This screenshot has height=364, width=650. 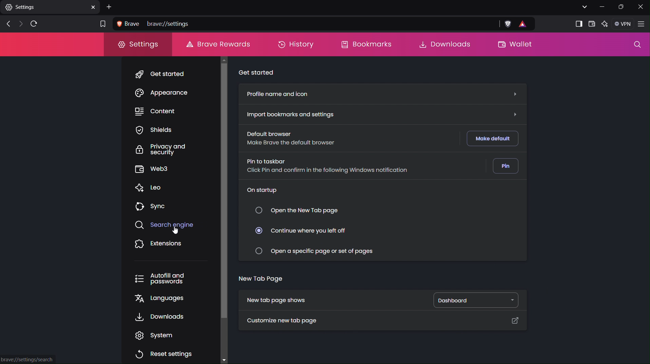 What do you see at coordinates (19, 24) in the screenshot?
I see `Next` at bounding box center [19, 24].